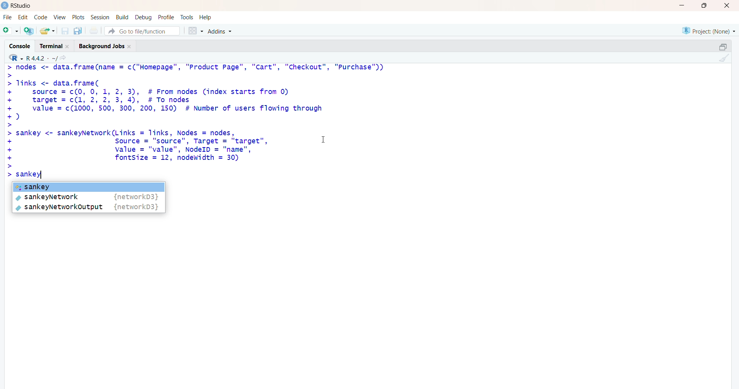  I want to click on open file, so click(47, 31).